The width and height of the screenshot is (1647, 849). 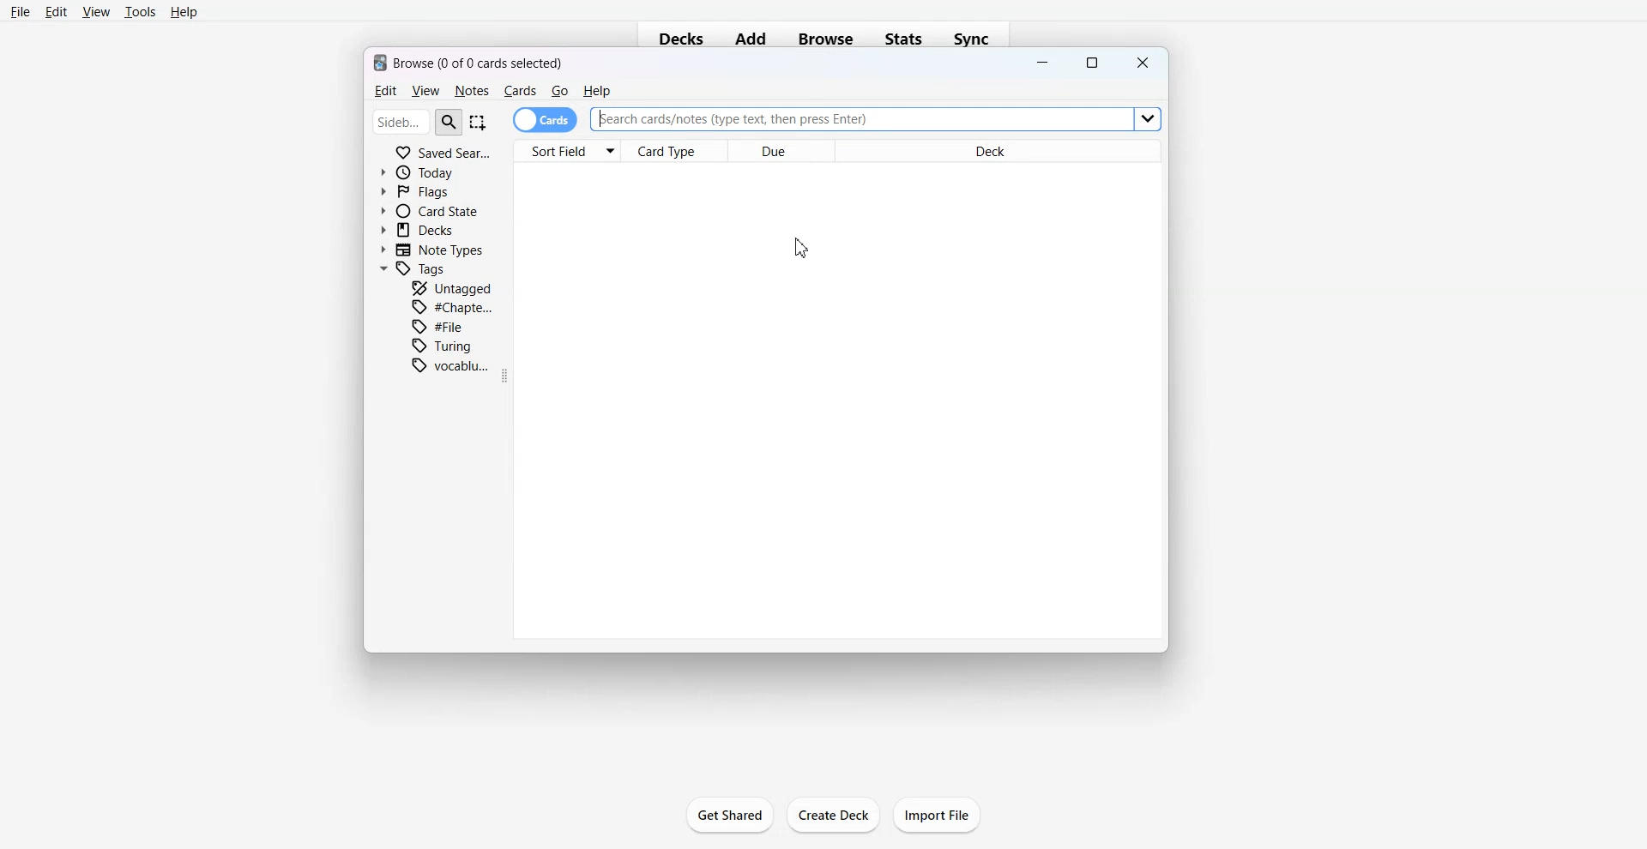 What do you see at coordinates (471, 91) in the screenshot?
I see `Notes` at bounding box center [471, 91].